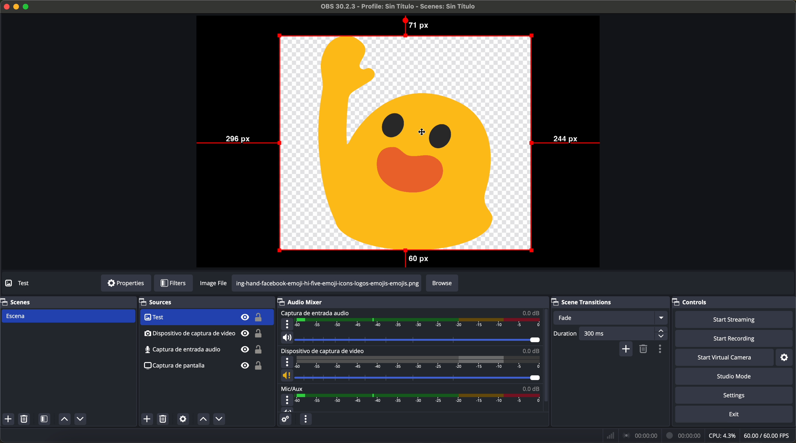 The height and width of the screenshot is (443, 796). I want to click on audio mixer, so click(303, 302).